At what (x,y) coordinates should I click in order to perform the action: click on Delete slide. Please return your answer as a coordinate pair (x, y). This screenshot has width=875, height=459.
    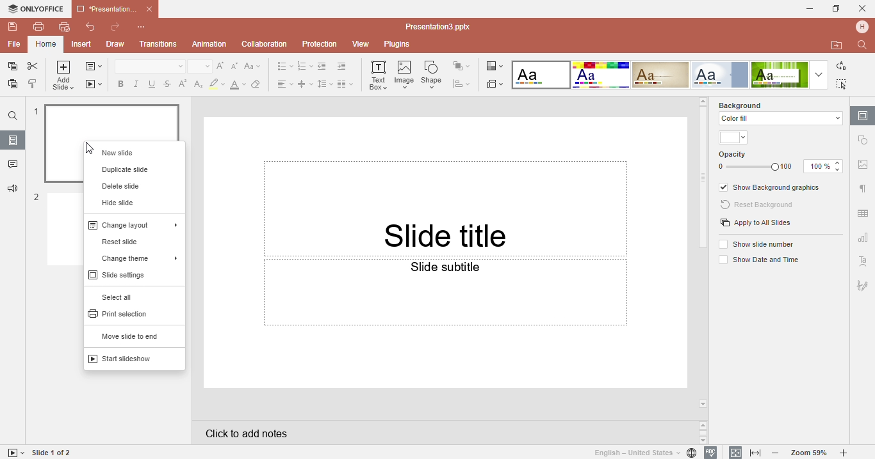
    Looking at the image, I should click on (122, 185).